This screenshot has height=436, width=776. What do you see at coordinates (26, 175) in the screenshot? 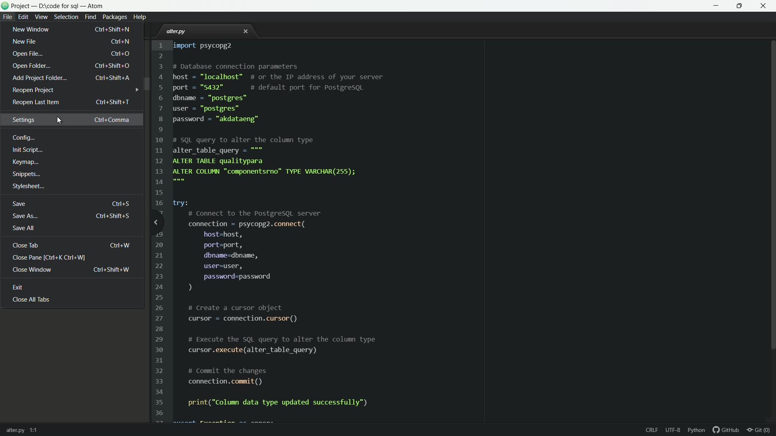
I see `snippets` at bounding box center [26, 175].